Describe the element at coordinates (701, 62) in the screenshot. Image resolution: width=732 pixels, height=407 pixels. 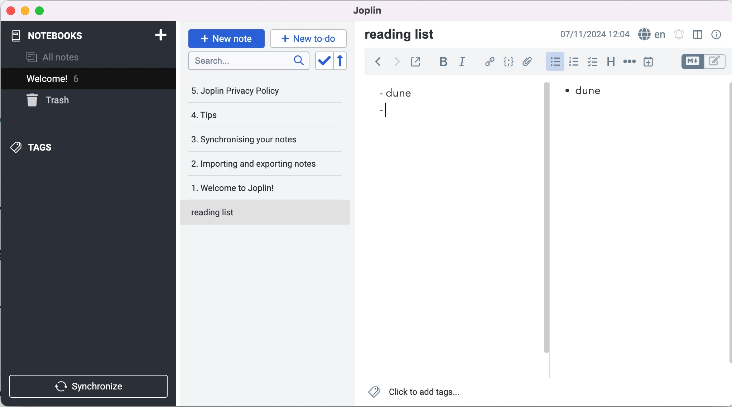
I see `toggle editors` at that location.